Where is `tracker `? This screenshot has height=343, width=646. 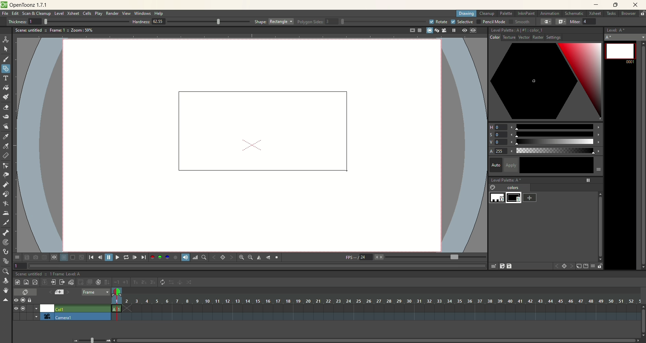
tracker  is located at coordinates (6, 243).